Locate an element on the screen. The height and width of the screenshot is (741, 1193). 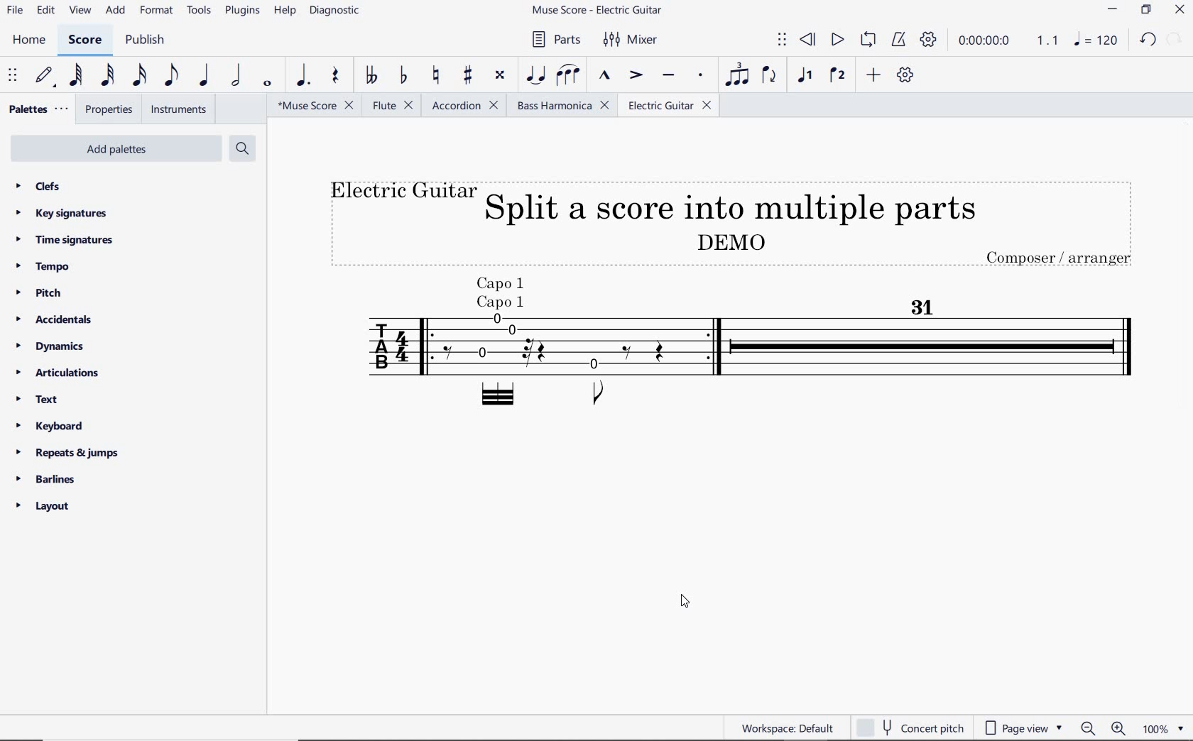
zoom factor is located at coordinates (1161, 728).